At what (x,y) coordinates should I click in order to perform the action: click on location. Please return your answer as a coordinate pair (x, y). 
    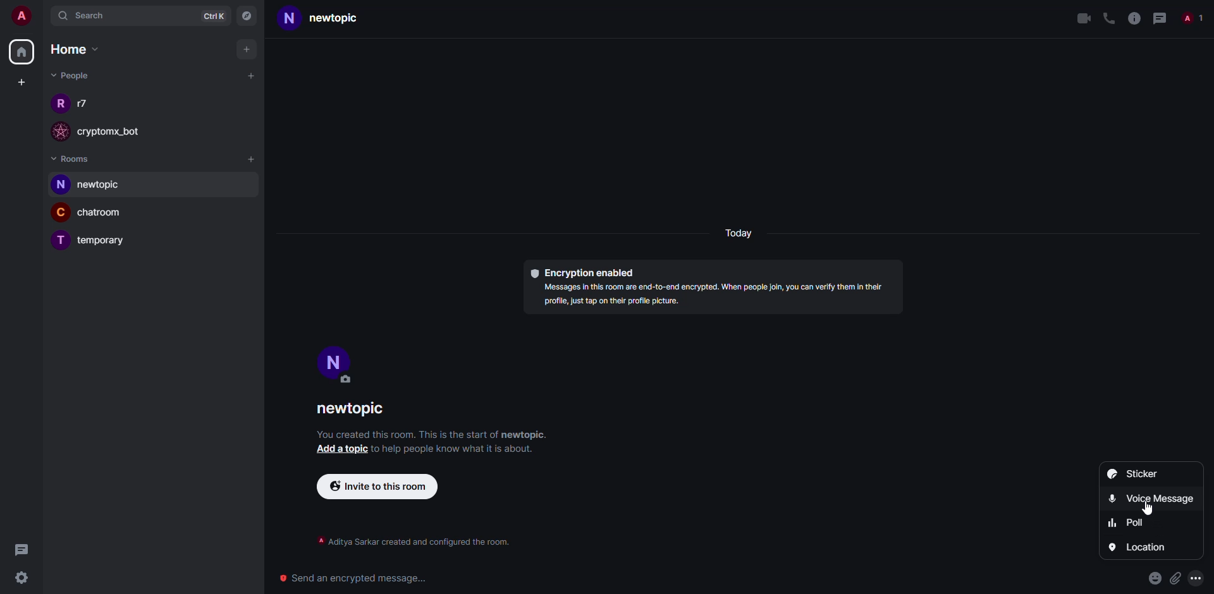
    Looking at the image, I should click on (1139, 546).